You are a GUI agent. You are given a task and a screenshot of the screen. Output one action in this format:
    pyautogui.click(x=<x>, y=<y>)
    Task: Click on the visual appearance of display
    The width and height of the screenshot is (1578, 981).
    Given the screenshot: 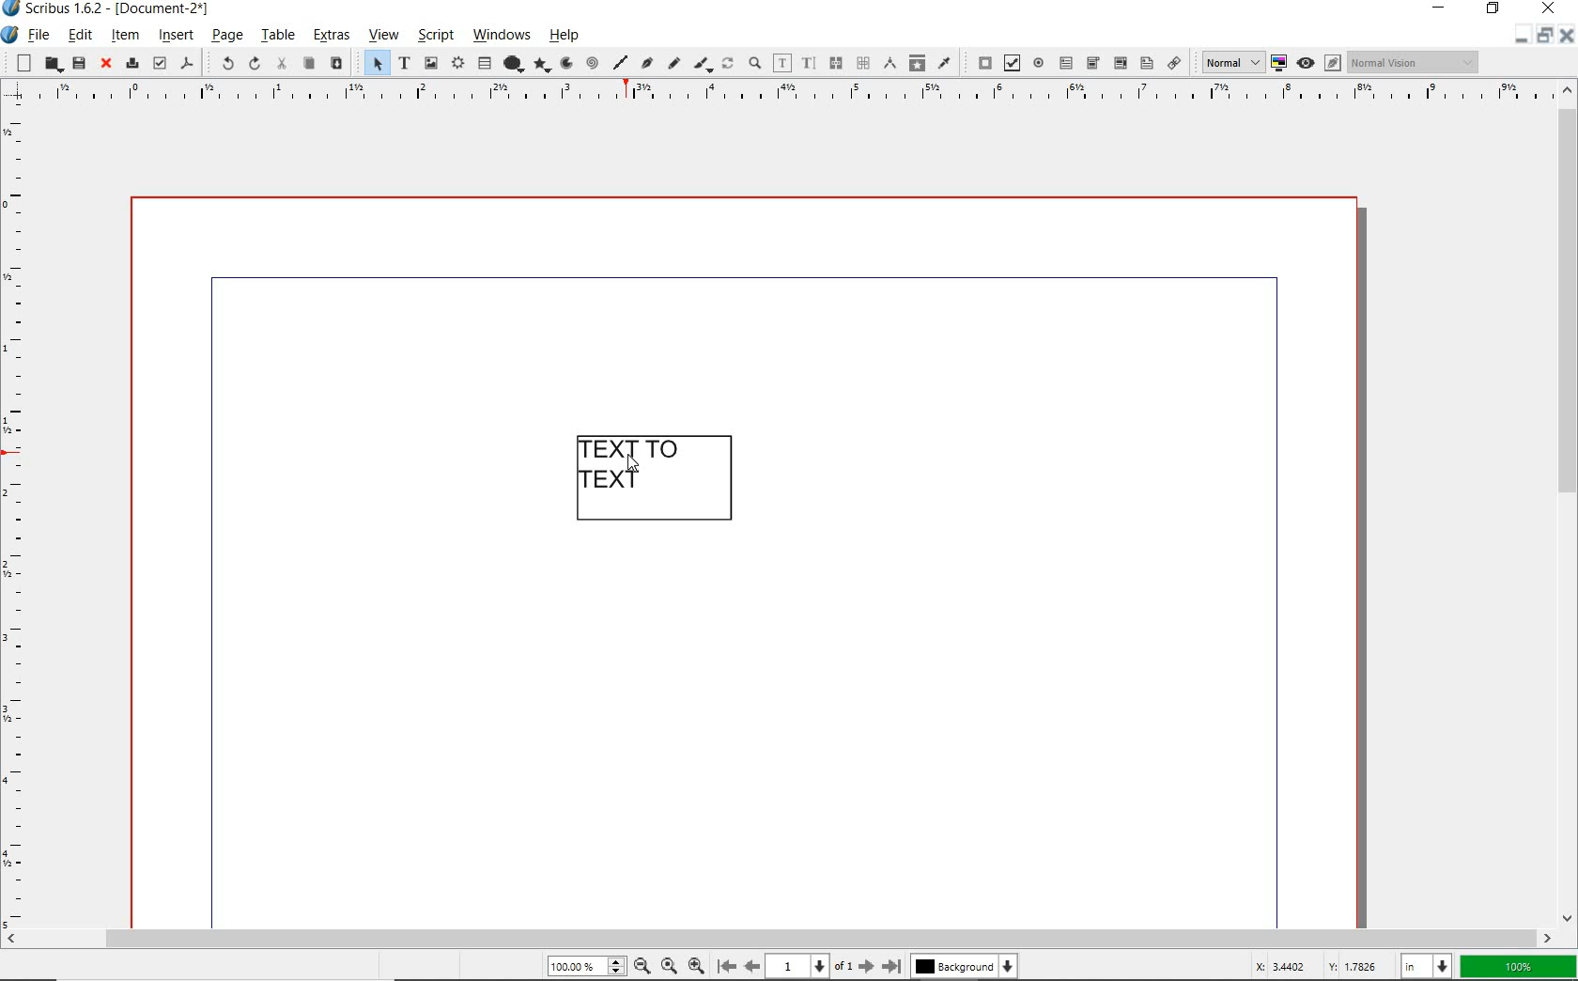 What is the action you would take?
    pyautogui.click(x=1413, y=62)
    